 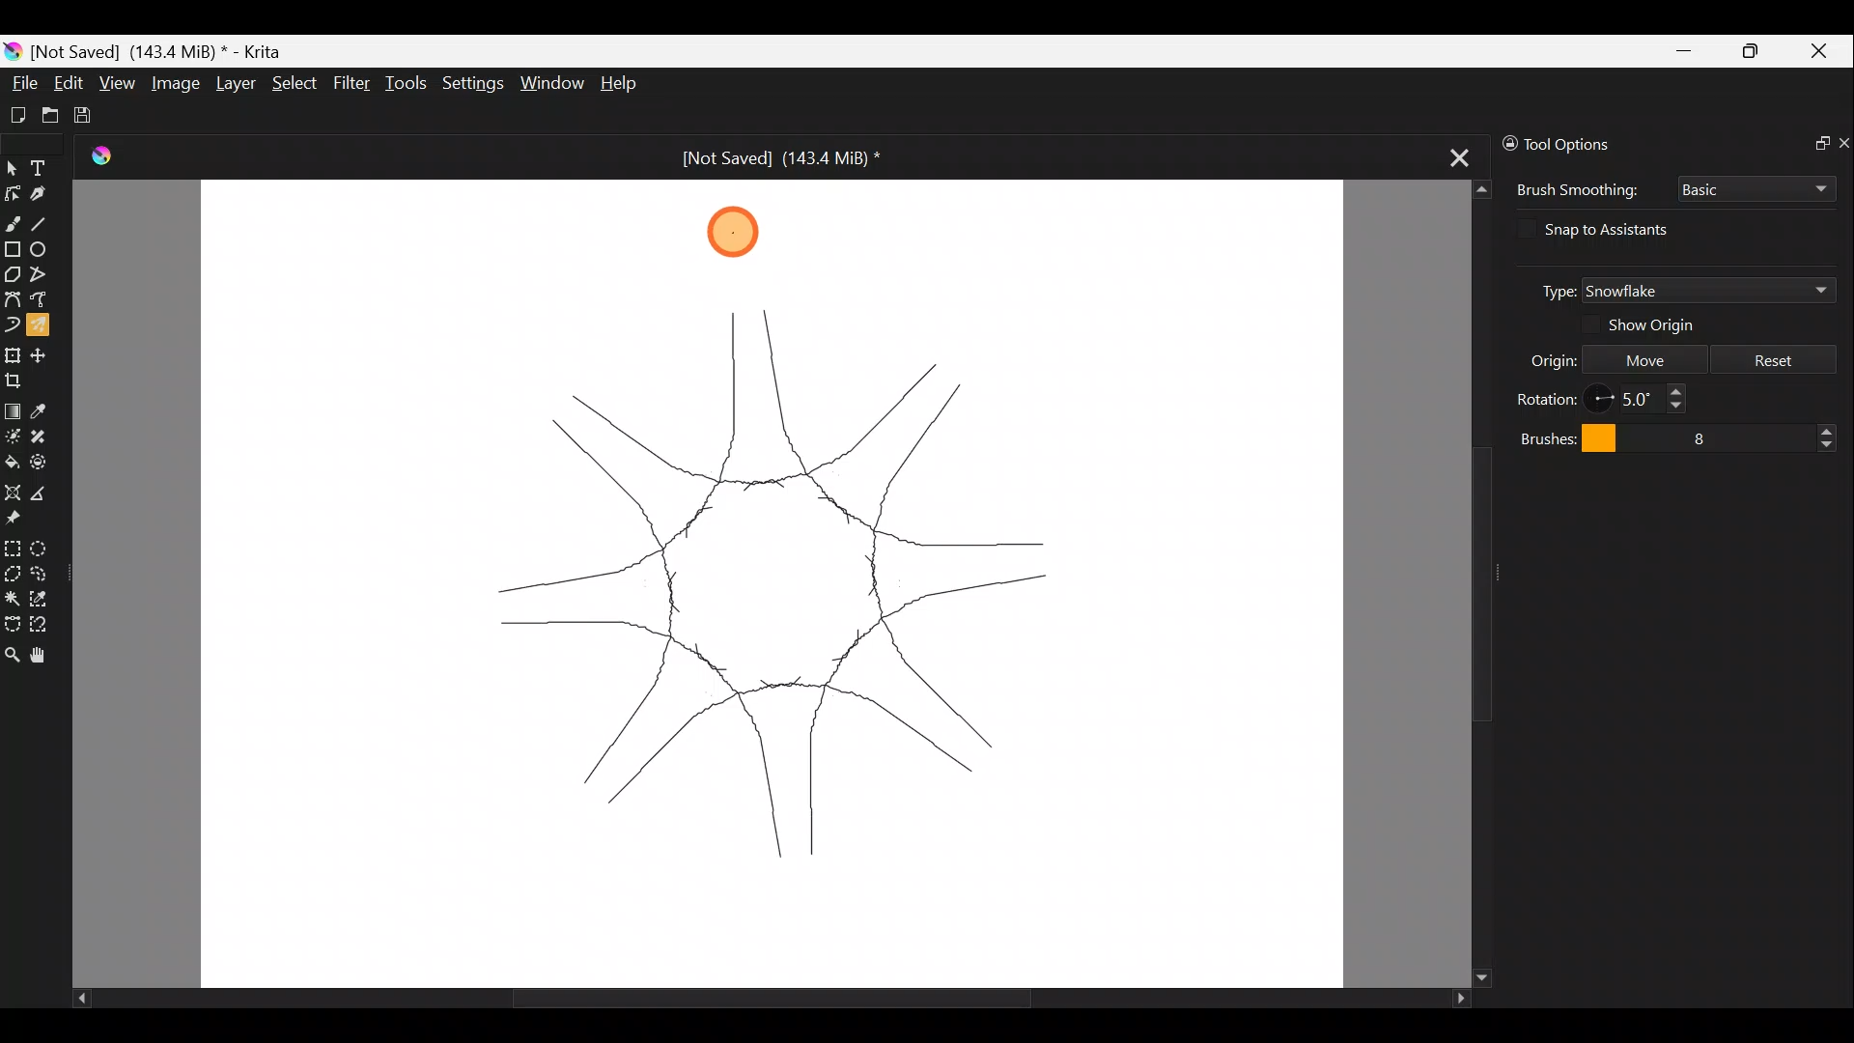 What do you see at coordinates (632, 83) in the screenshot?
I see `Help` at bounding box center [632, 83].